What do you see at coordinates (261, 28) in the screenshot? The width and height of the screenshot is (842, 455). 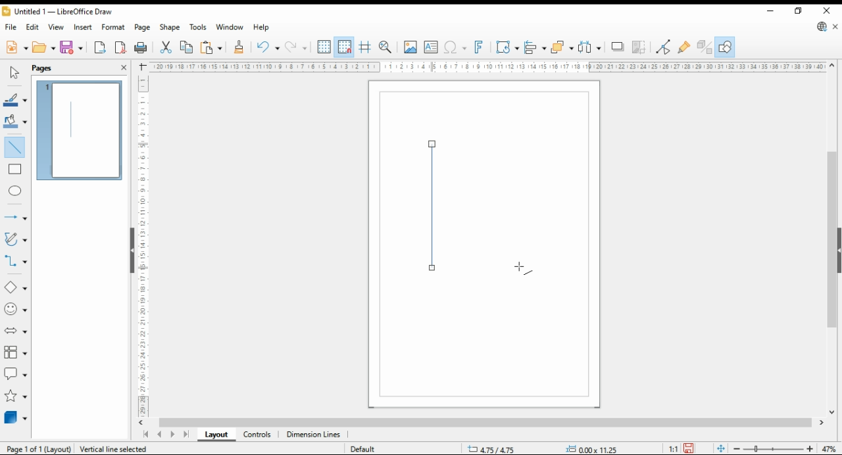 I see `help` at bounding box center [261, 28].